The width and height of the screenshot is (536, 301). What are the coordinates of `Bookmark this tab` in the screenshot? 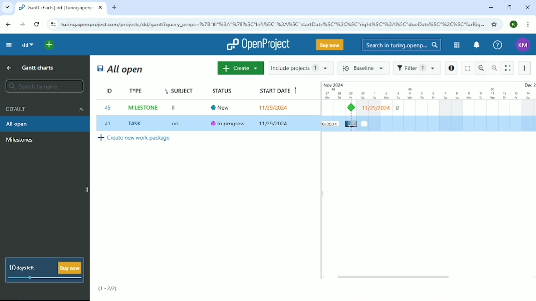 It's located at (495, 24).